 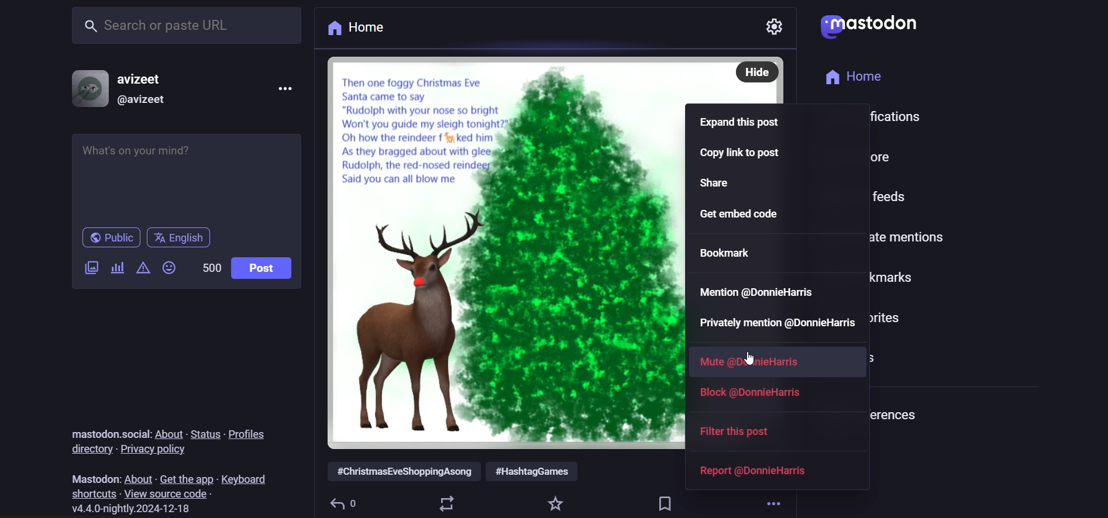 I want to click on more, so click(x=287, y=88).